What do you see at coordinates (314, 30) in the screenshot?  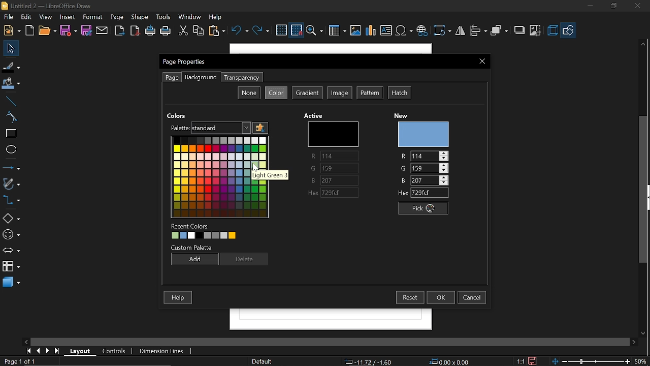 I see `Zoom` at bounding box center [314, 30].